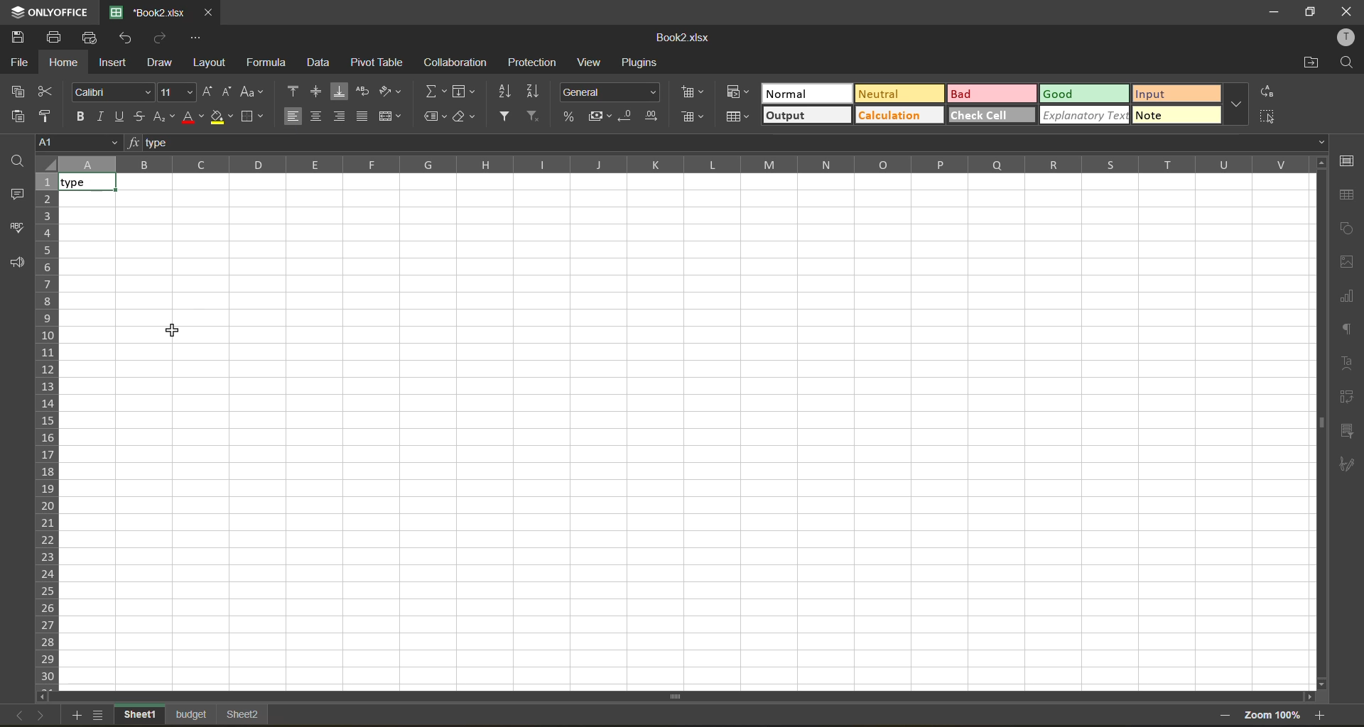 The height and width of the screenshot is (727, 1364). I want to click on back, so click(16, 715).